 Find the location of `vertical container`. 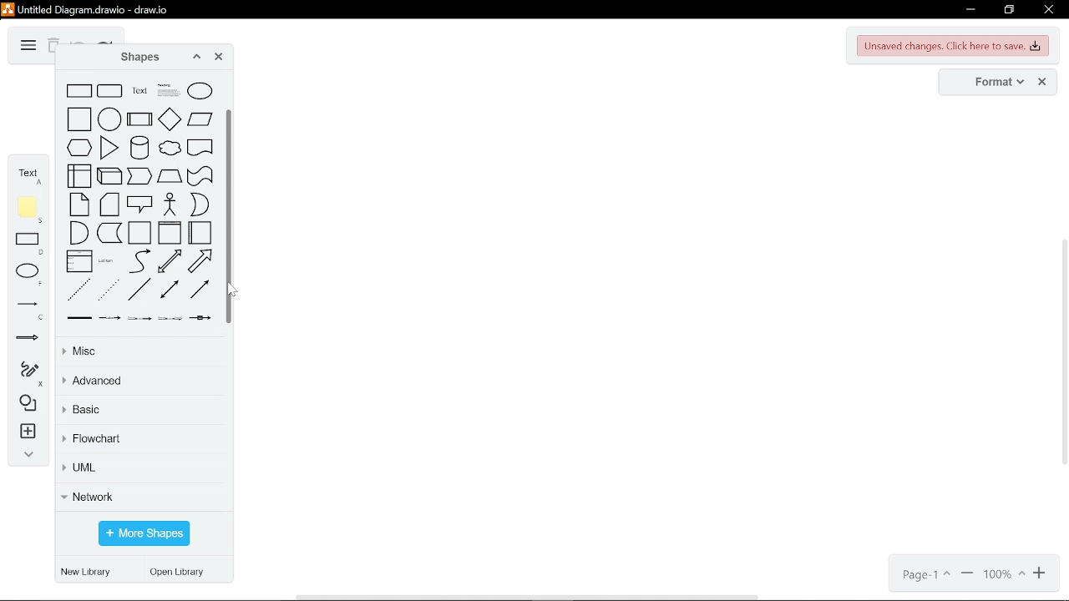

vertical container is located at coordinates (170, 232).